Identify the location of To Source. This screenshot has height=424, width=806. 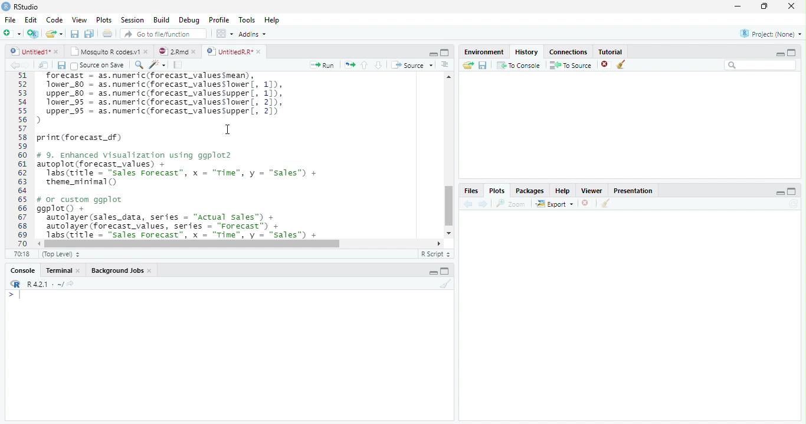
(571, 64).